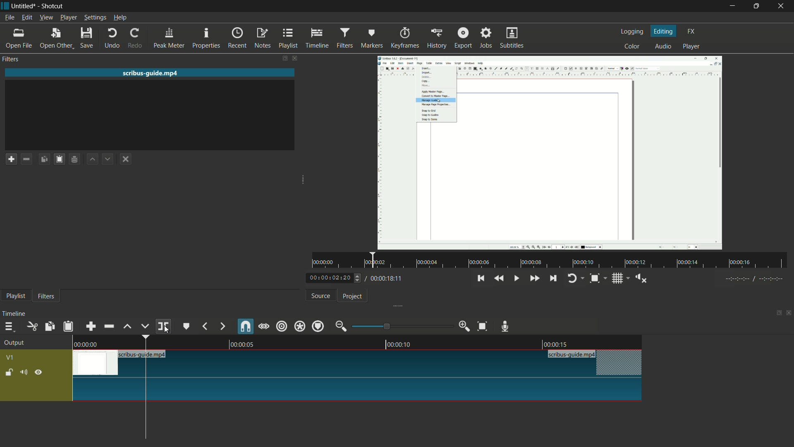 The width and height of the screenshot is (794, 447). I want to click on show volume control, so click(641, 279).